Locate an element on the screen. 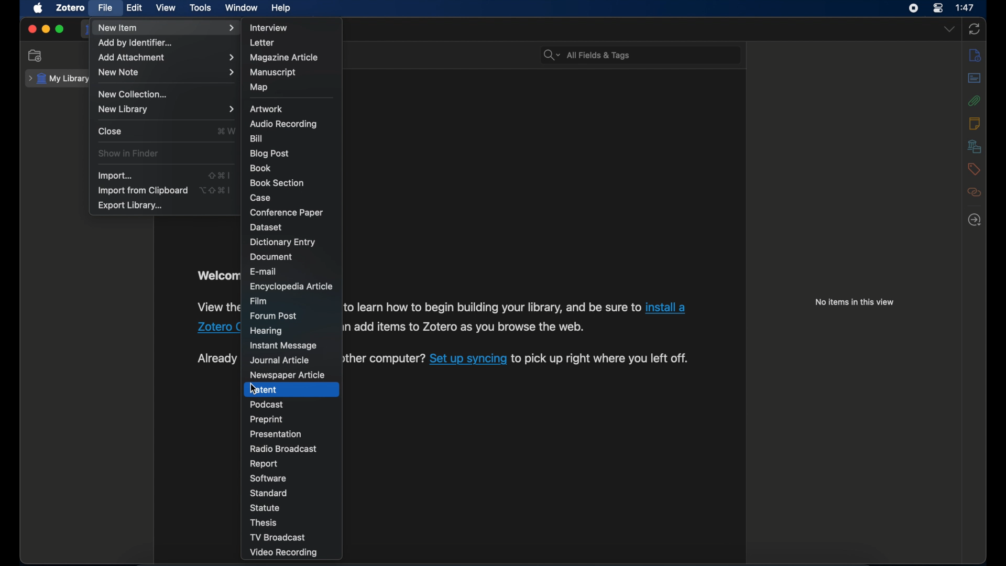 Image resolution: width=1006 pixels, height=566 pixels. Welcome is located at coordinates (218, 276).